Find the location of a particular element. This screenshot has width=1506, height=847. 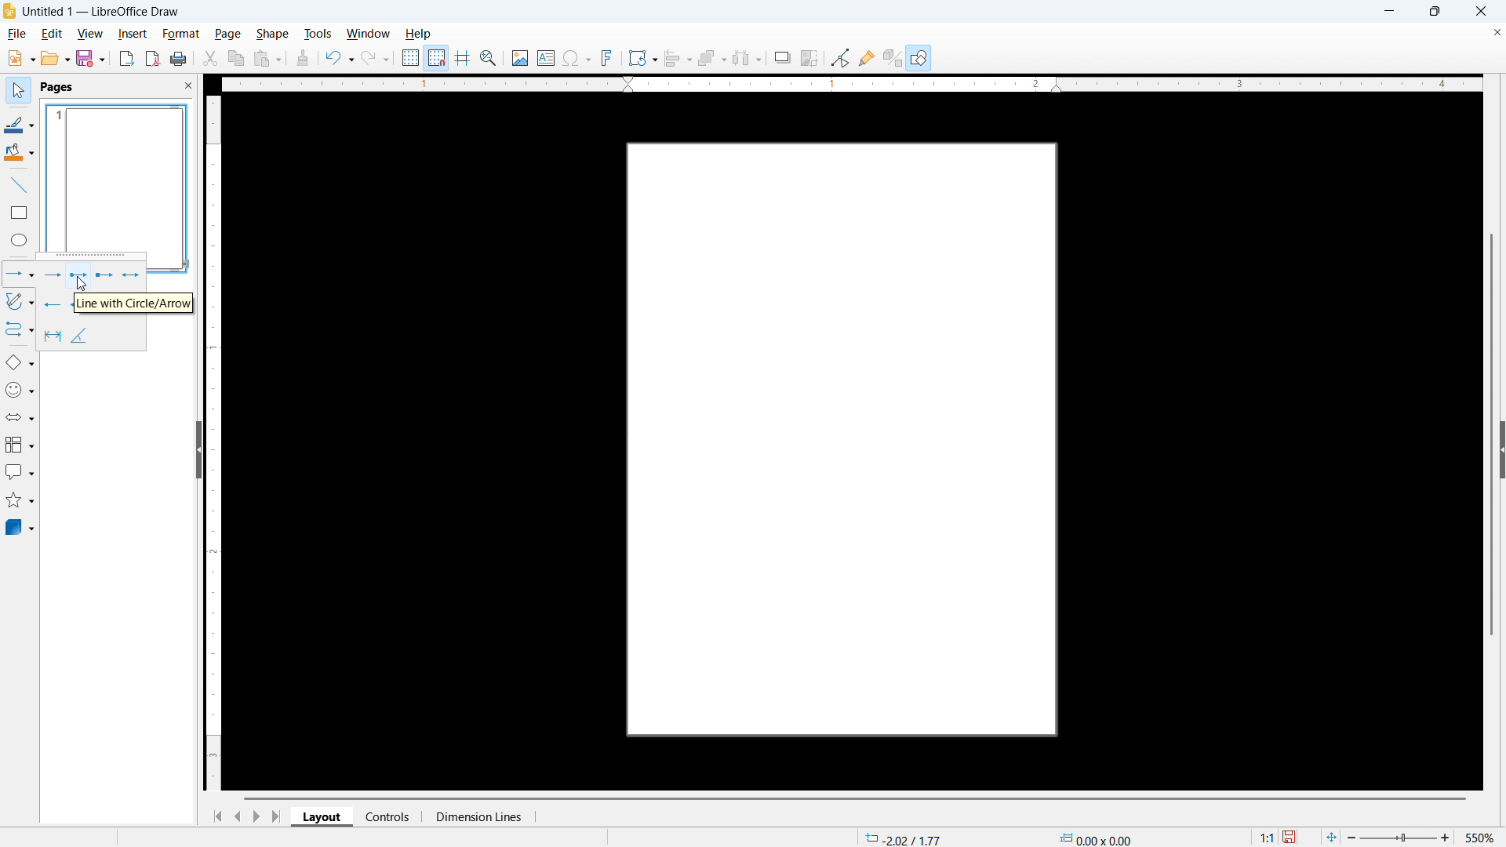

Close document  is located at coordinates (1496, 32).